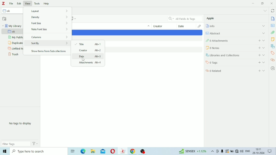  What do you see at coordinates (263, 3) in the screenshot?
I see `restore down` at bounding box center [263, 3].